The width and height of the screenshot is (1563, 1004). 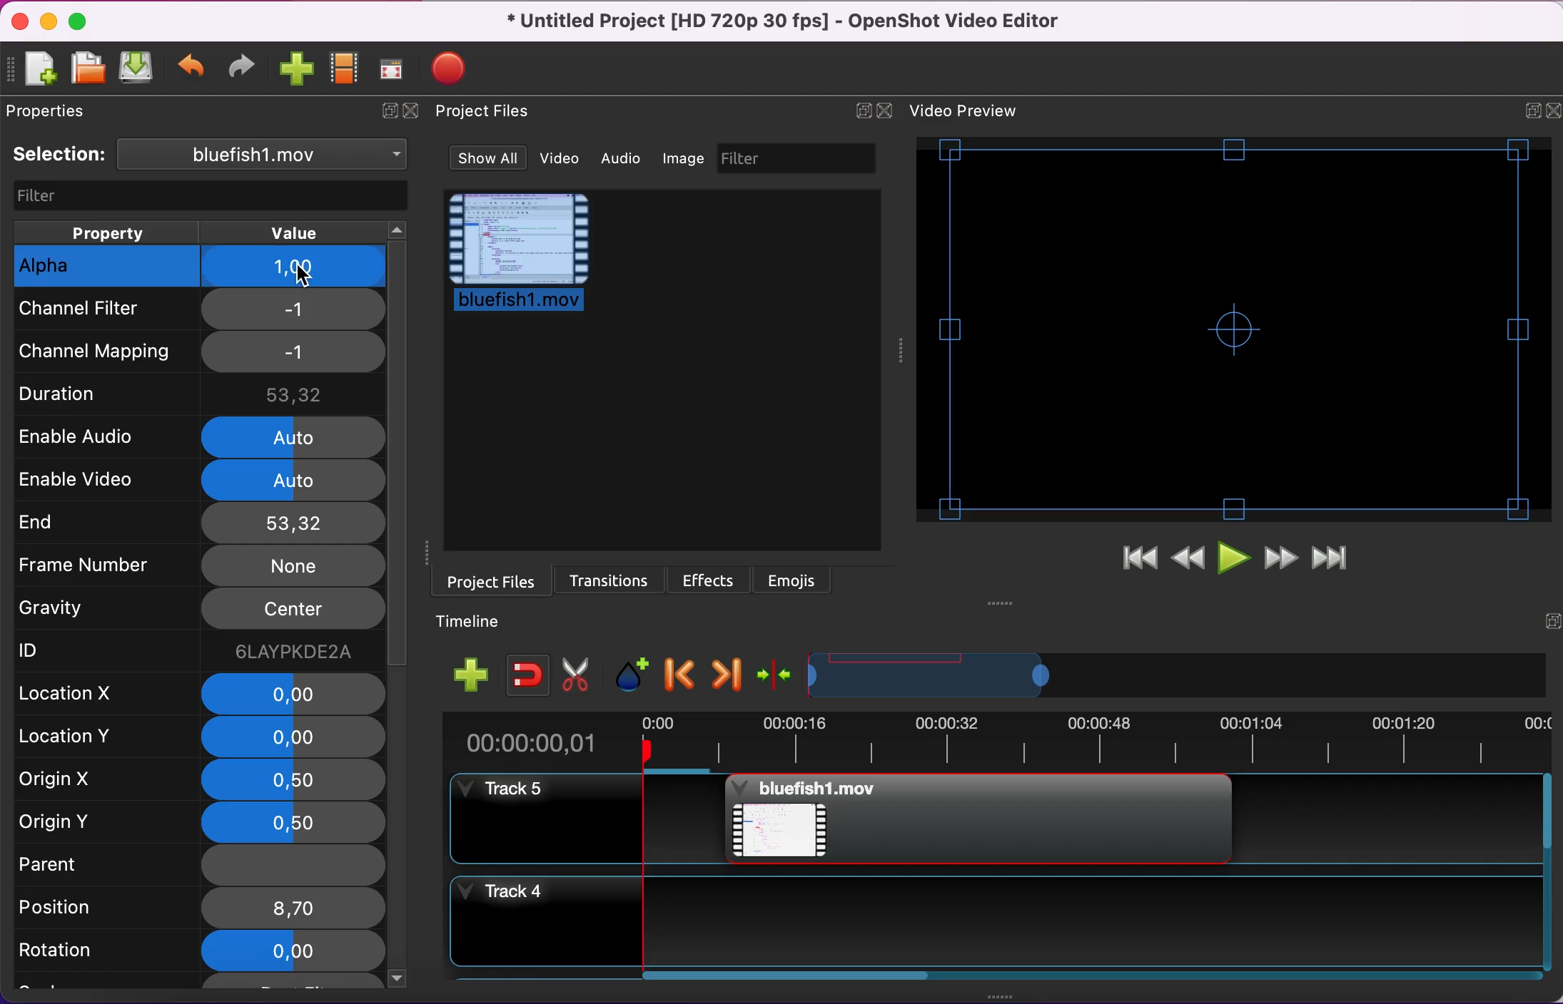 What do you see at coordinates (521, 253) in the screenshot?
I see `project file` at bounding box center [521, 253].